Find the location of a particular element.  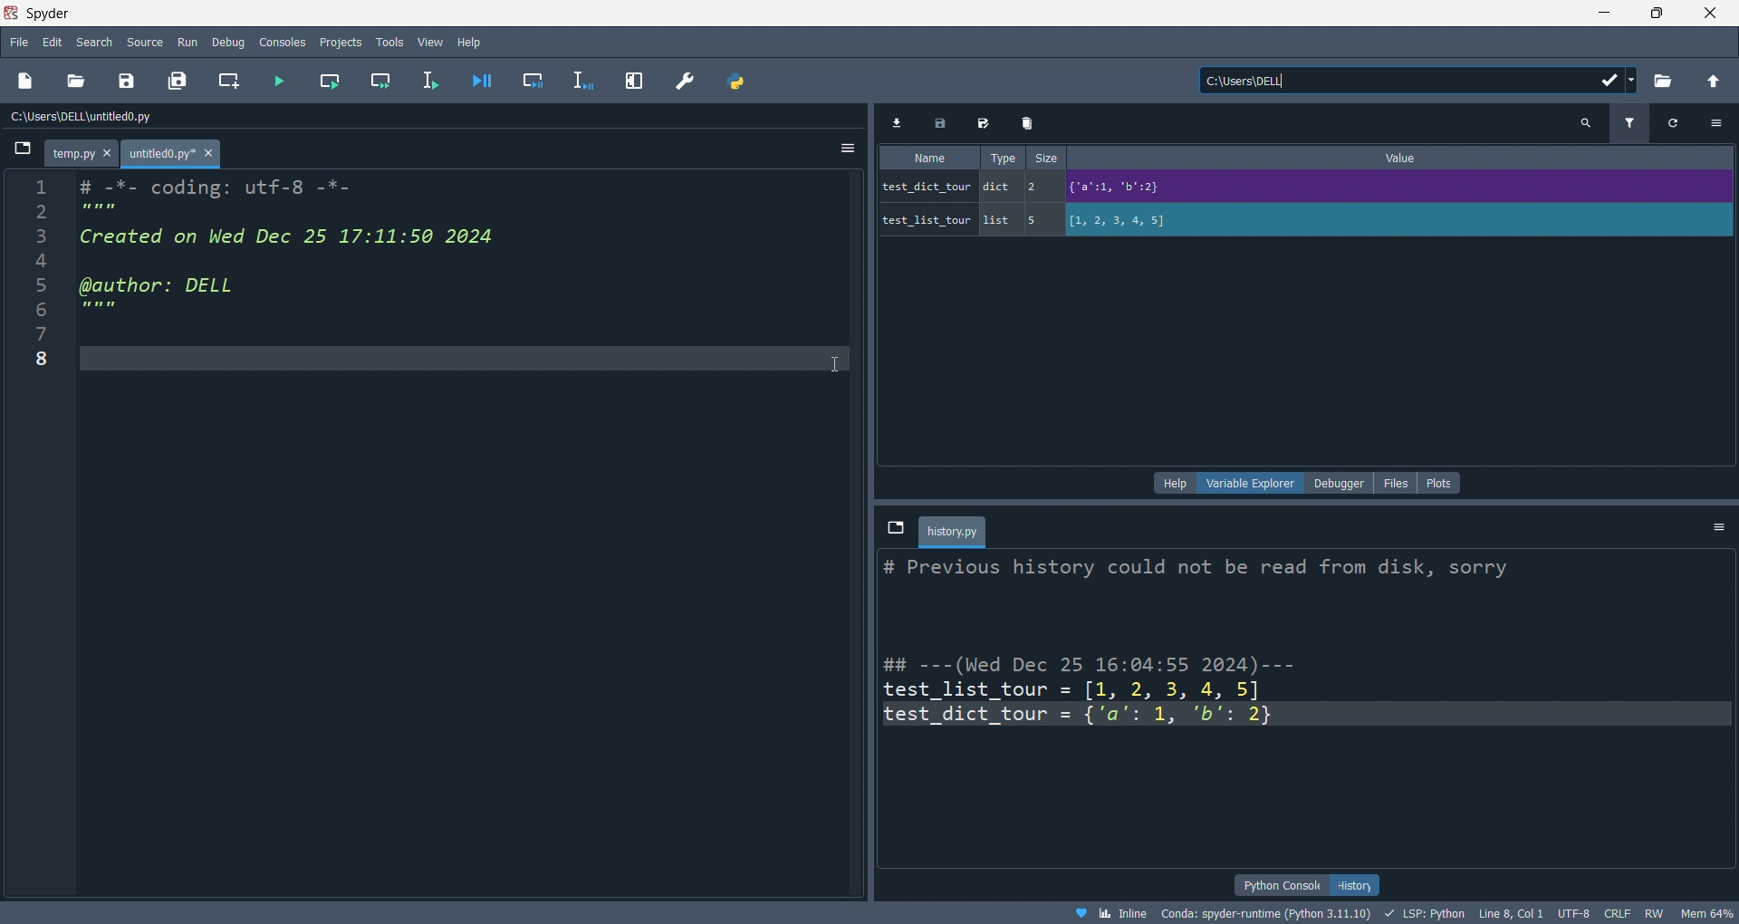

dict is located at coordinates (1001, 189).